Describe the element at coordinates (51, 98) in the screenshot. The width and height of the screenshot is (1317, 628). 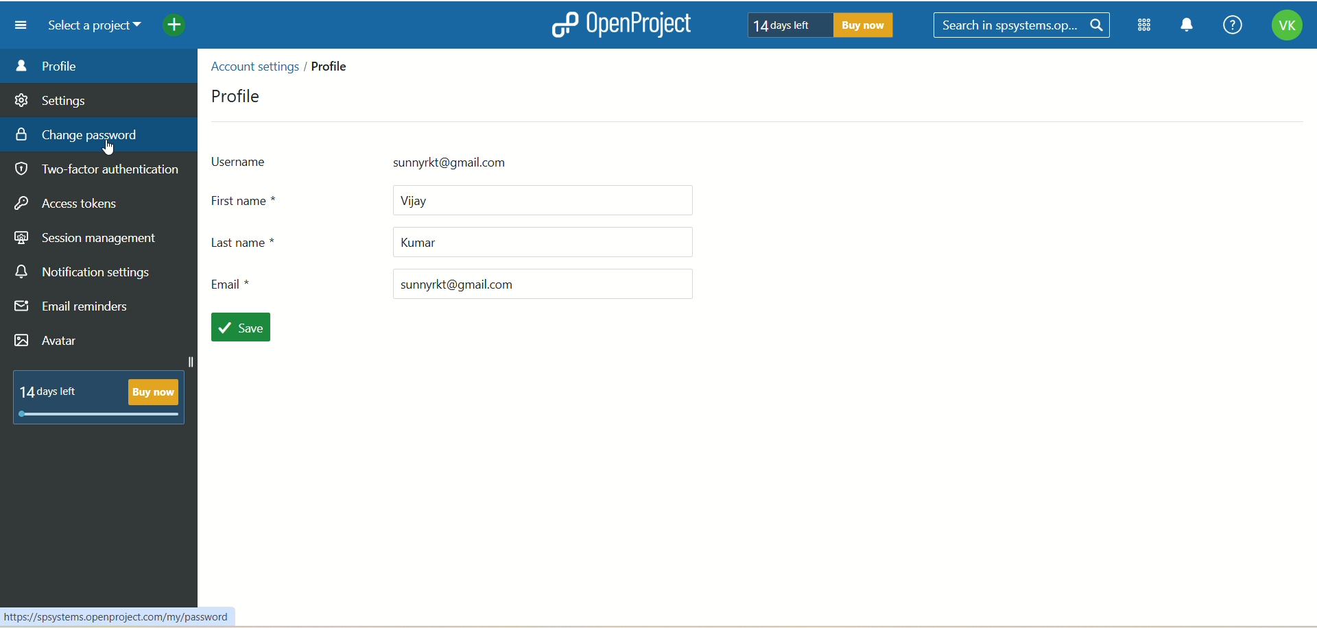
I see `settings` at that location.